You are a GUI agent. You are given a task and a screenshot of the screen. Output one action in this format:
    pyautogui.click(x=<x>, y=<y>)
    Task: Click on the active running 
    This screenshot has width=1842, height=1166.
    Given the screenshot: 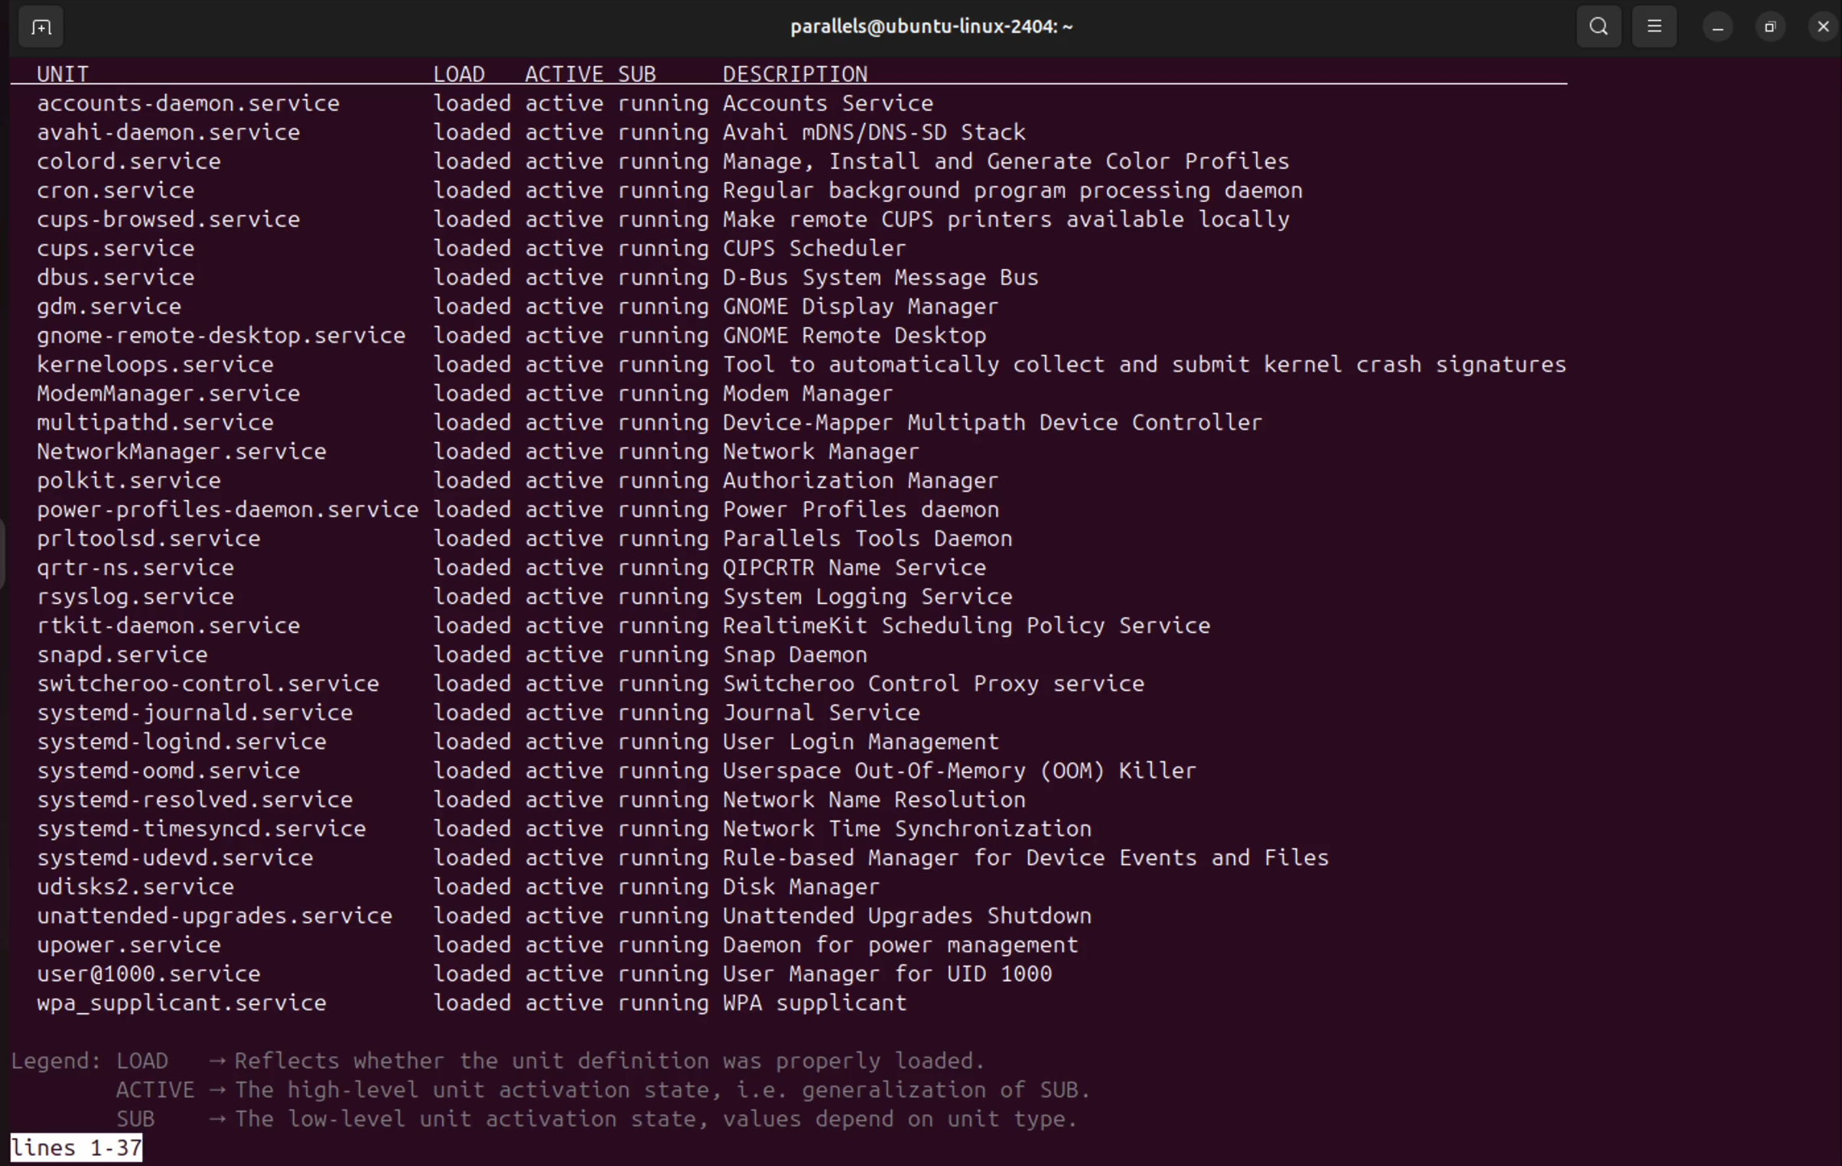 What is the action you would take?
    pyautogui.click(x=733, y=719)
    